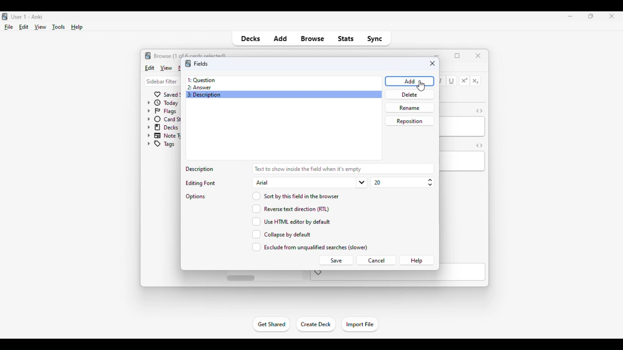 This screenshot has height=350, width=623. What do you see at coordinates (421, 86) in the screenshot?
I see `cursor` at bounding box center [421, 86].